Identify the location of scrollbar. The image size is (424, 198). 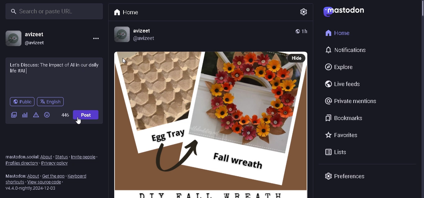
(416, 11).